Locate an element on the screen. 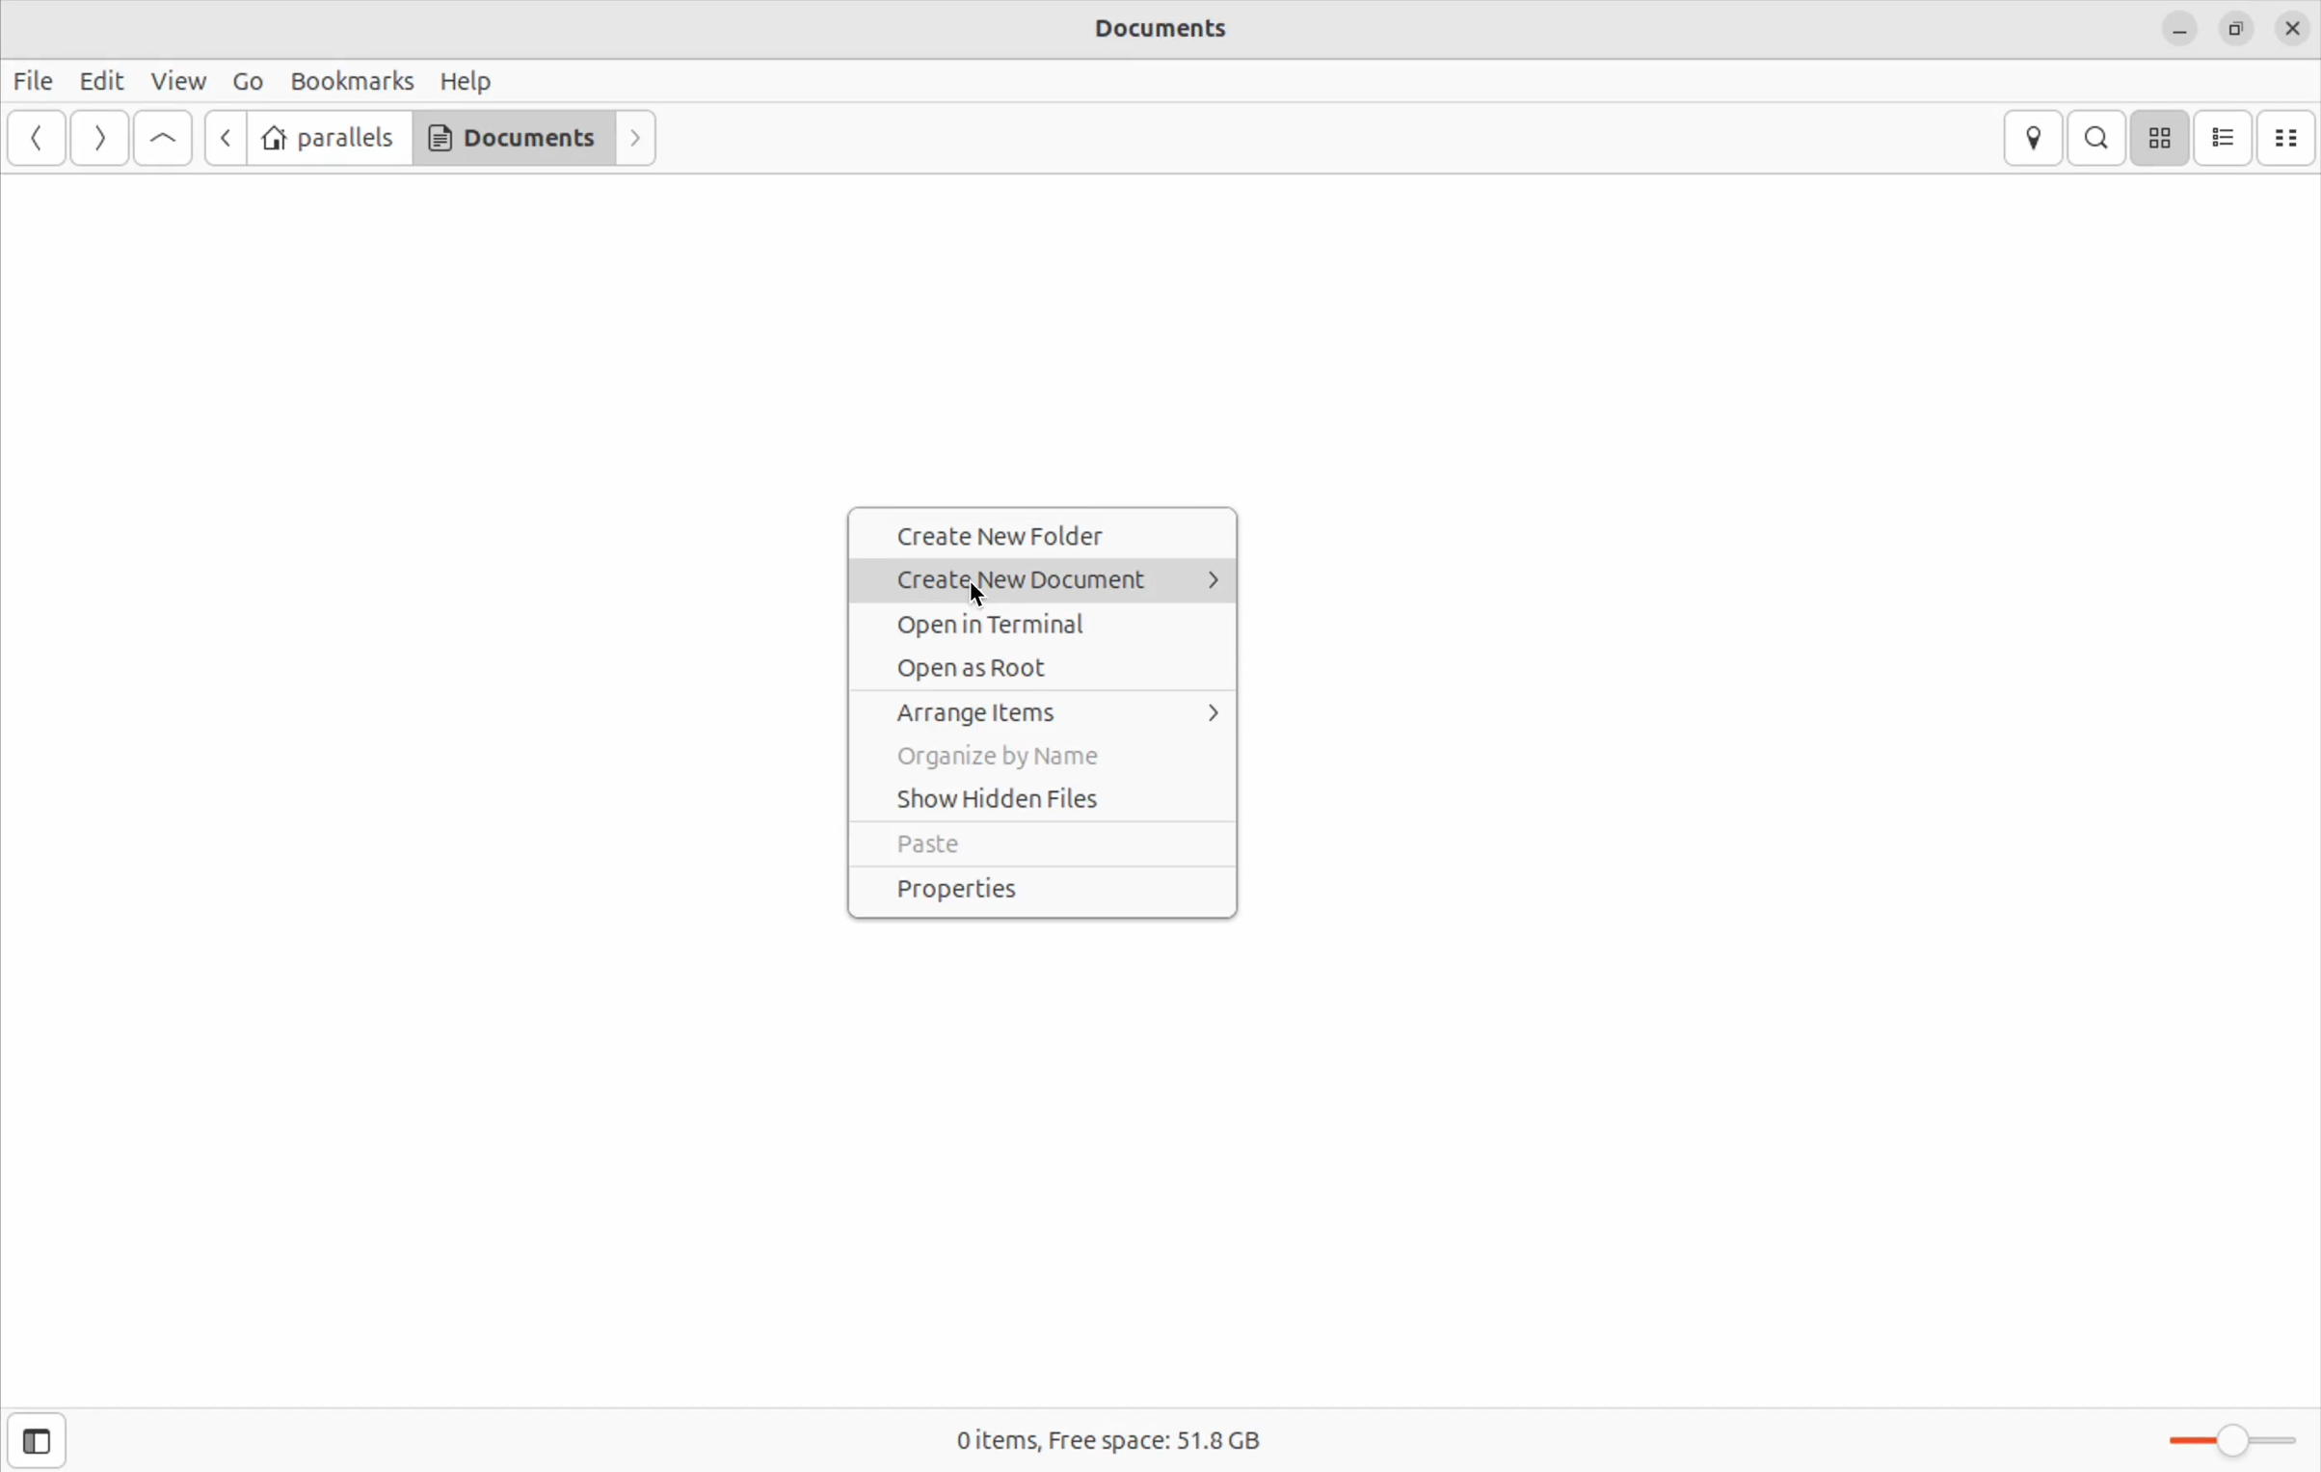  list view is located at coordinates (2225, 138).